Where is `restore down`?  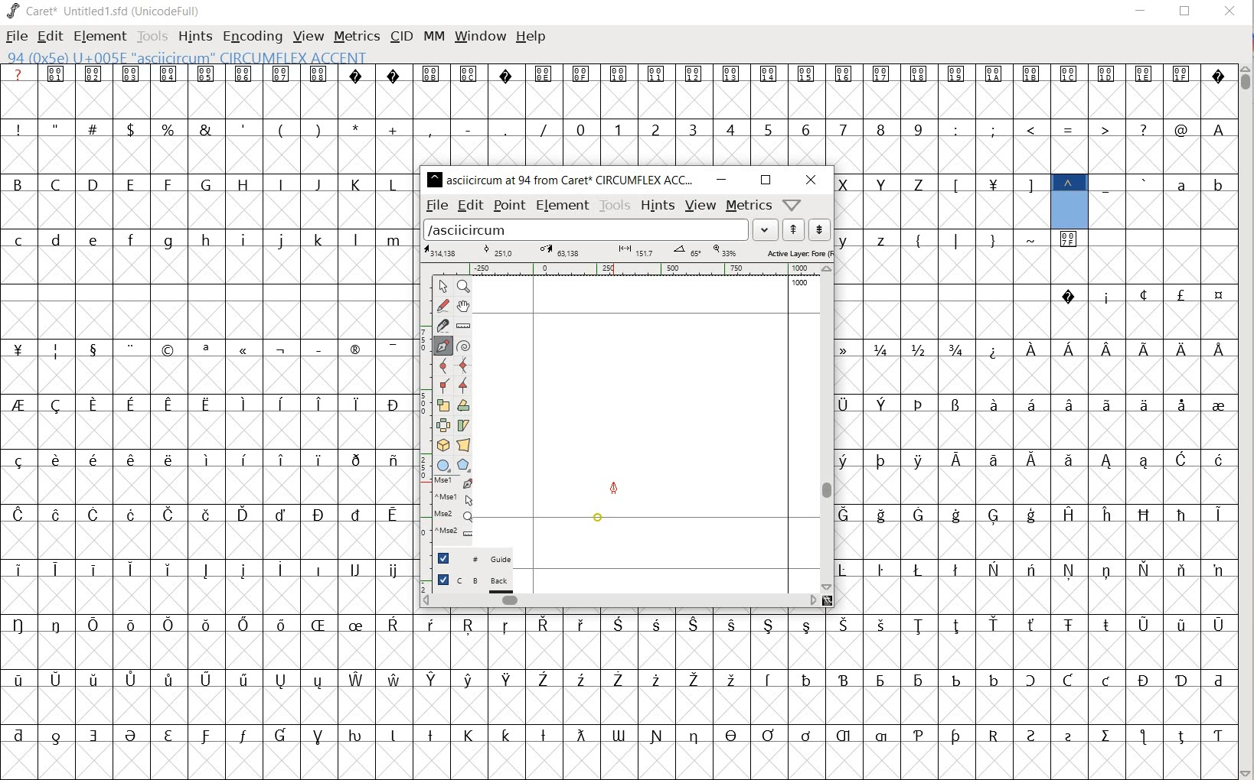 restore down is located at coordinates (765, 180).